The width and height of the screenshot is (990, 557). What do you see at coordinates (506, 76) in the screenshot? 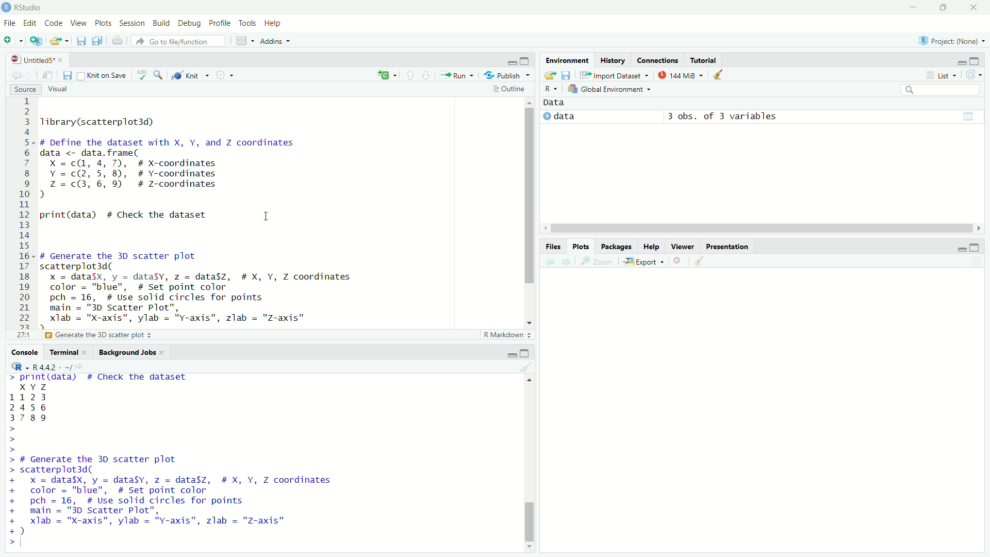
I see `Publish` at bounding box center [506, 76].